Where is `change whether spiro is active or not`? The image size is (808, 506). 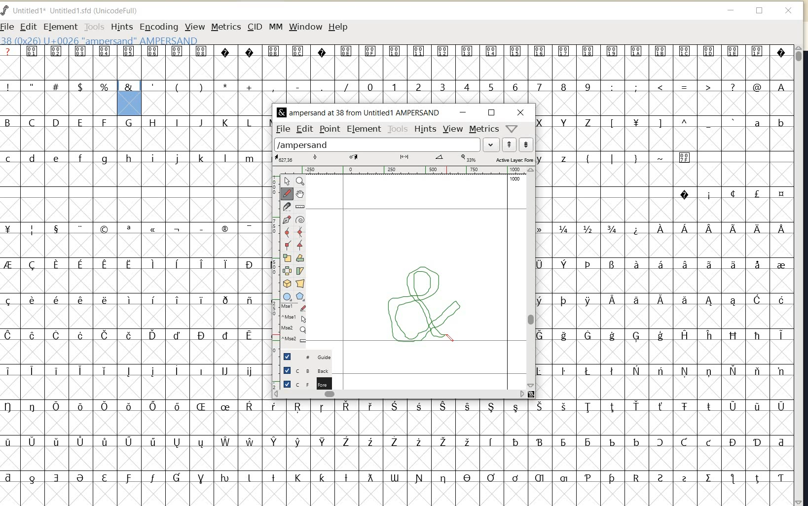
change whether spiro is active or not is located at coordinates (300, 219).